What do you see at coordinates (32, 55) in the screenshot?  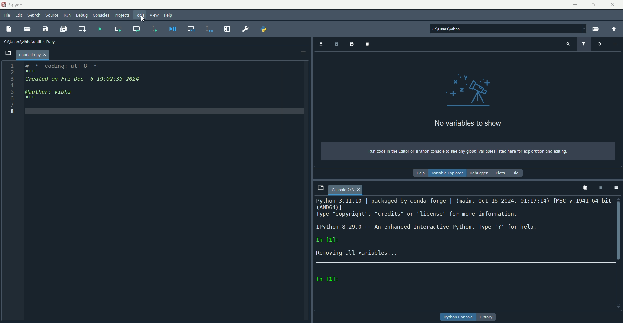 I see `tab name` at bounding box center [32, 55].